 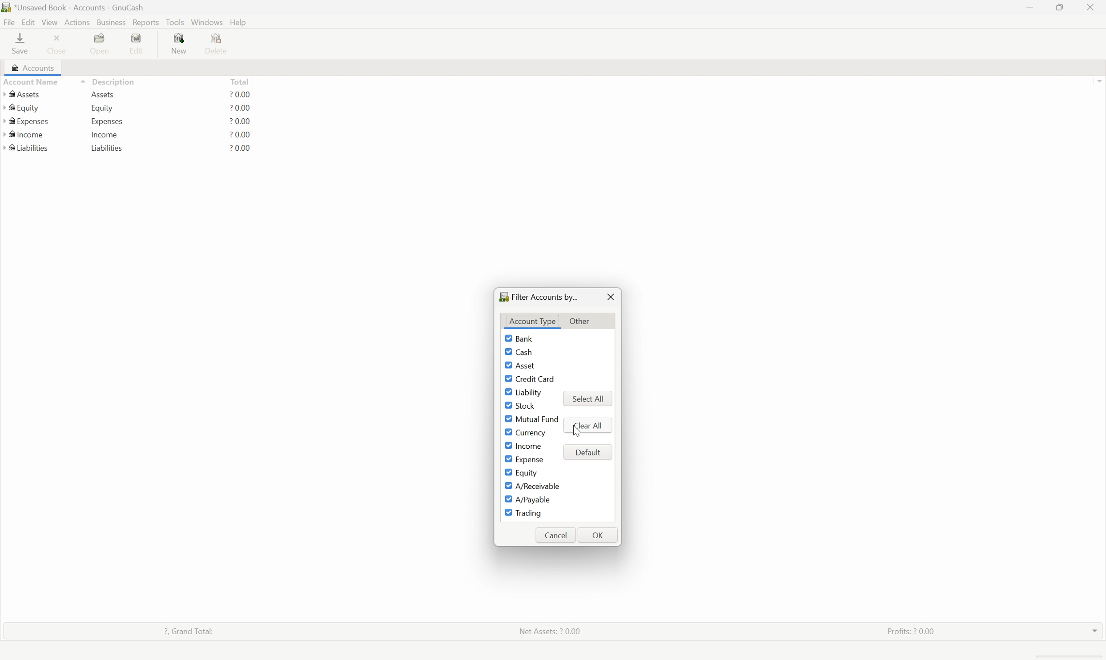 I want to click on help, so click(x=239, y=23).